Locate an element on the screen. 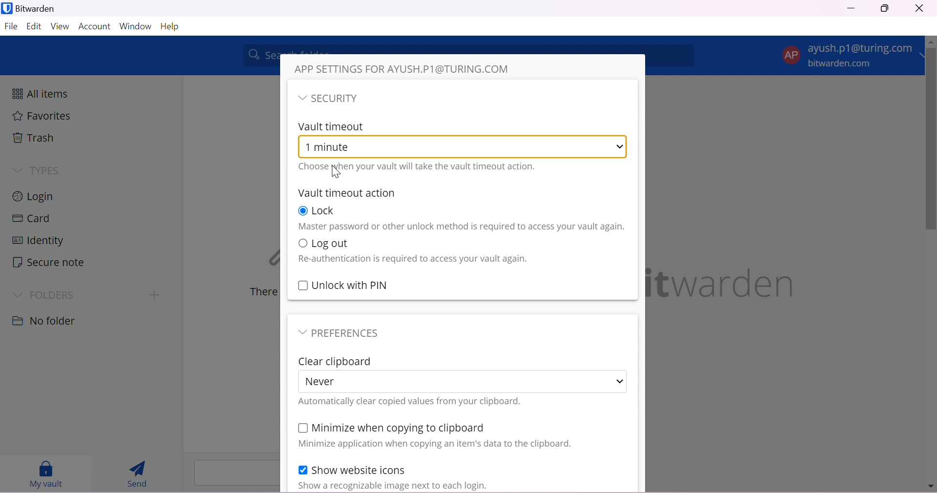  Drop Down is located at coordinates (19, 295).